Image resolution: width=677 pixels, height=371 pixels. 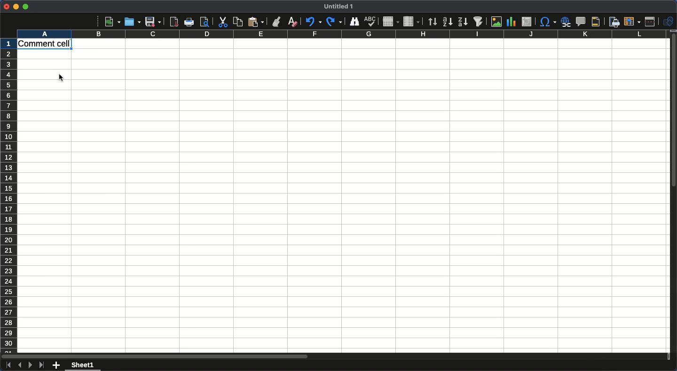 What do you see at coordinates (462, 21) in the screenshot?
I see `Descending` at bounding box center [462, 21].